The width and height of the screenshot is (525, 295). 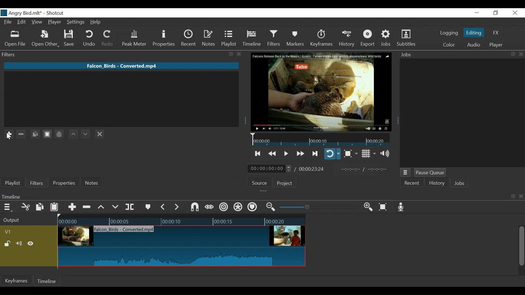 What do you see at coordinates (15, 39) in the screenshot?
I see `Open File` at bounding box center [15, 39].